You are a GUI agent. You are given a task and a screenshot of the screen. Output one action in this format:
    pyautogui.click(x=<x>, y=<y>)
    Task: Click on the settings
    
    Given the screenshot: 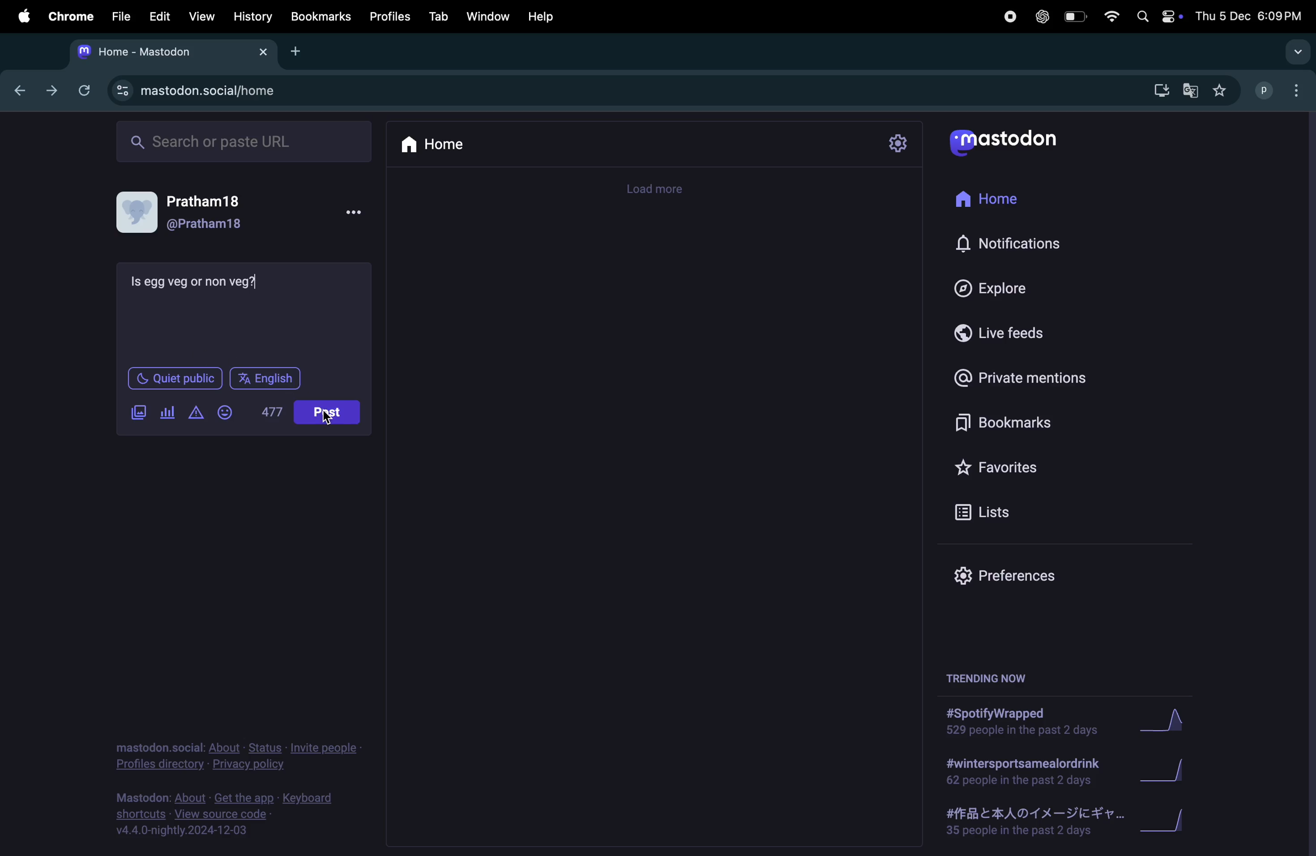 What is the action you would take?
    pyautogui.click(x=897, y=145)
    